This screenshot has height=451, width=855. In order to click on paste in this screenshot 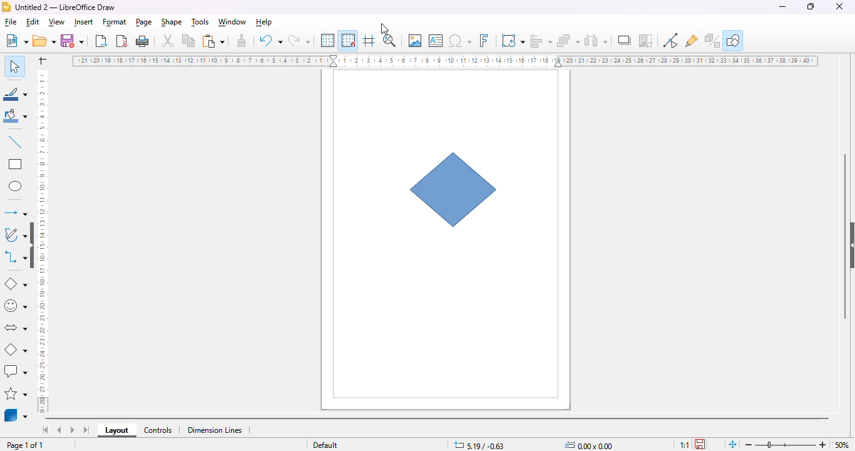, I will do `click(213, 41)`.